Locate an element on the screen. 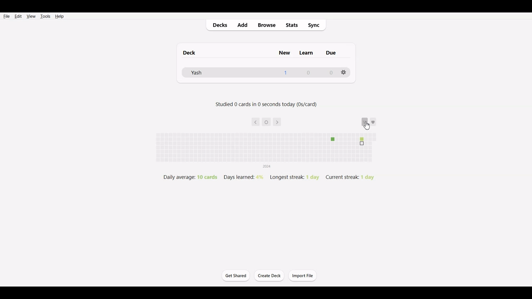 The height and width of the screenshot is (299, 532). Decks is located at coordinates (218, 25).